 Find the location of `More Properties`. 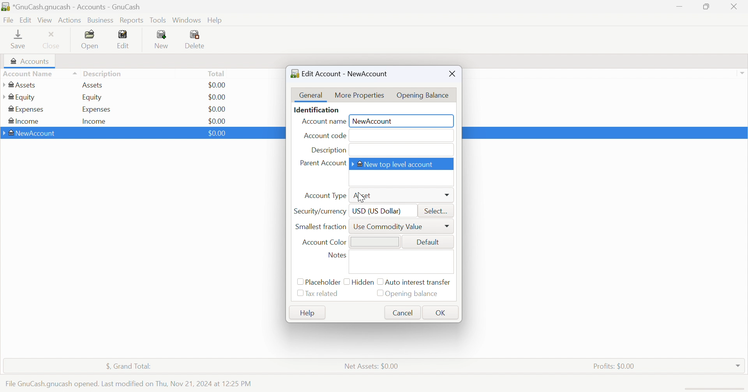

More Properties is located at coordinates (360, 94).